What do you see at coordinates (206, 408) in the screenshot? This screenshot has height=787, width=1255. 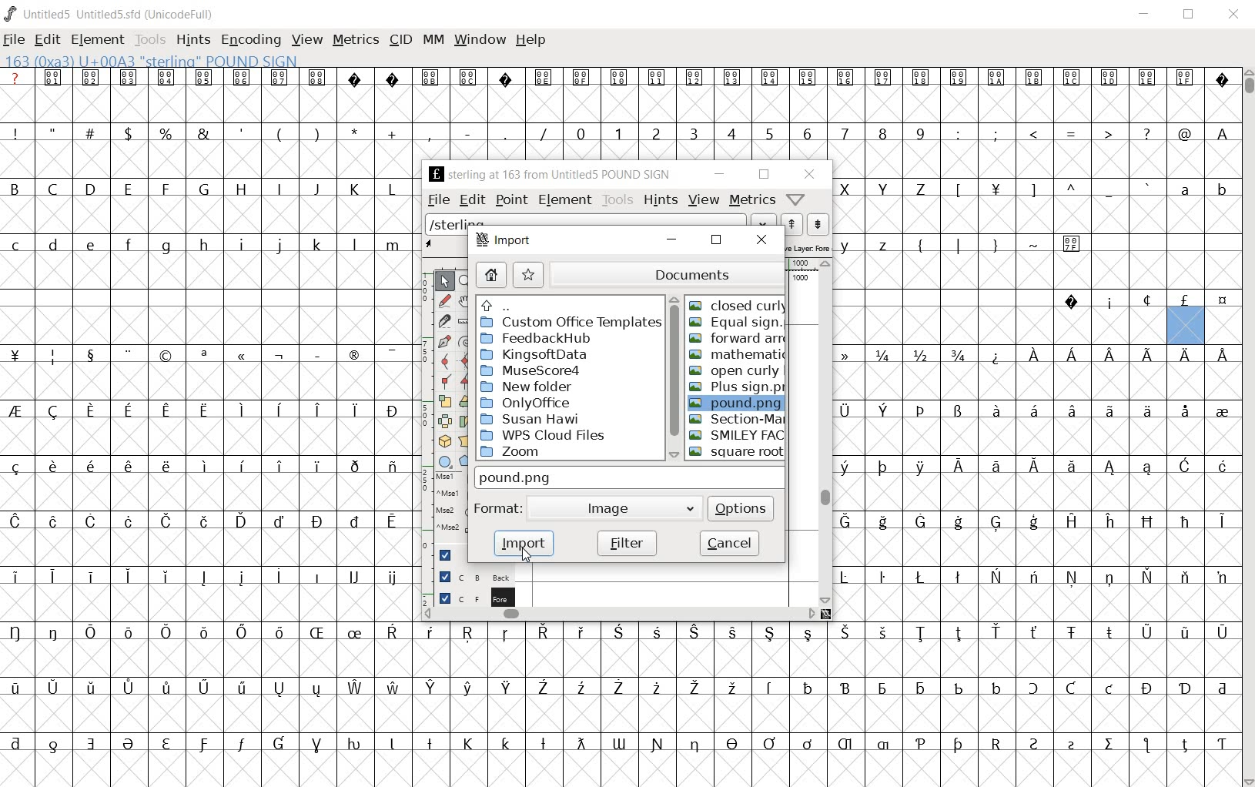 I see `Symbol` at bounding box center [206, 408].